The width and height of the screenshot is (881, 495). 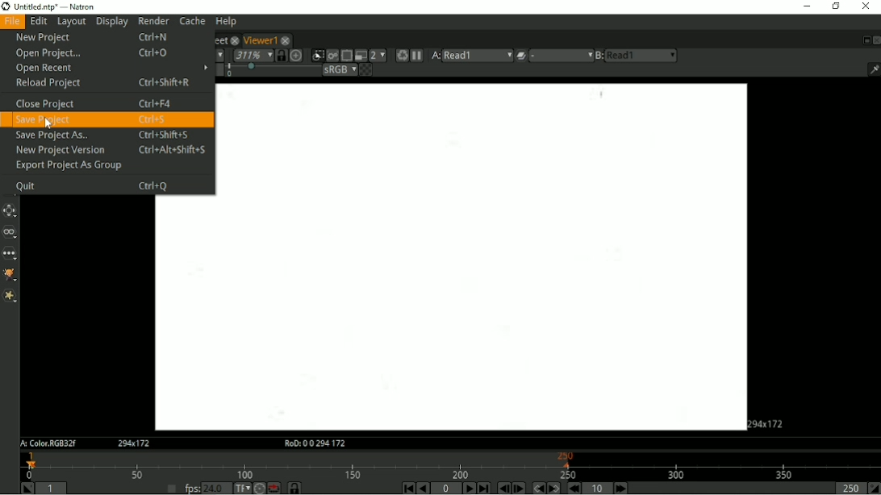 What do you see at coordinates (400, 56) in the screenshot?
I see `Forces a new render of the current frame` at bounding box center [400, 56].